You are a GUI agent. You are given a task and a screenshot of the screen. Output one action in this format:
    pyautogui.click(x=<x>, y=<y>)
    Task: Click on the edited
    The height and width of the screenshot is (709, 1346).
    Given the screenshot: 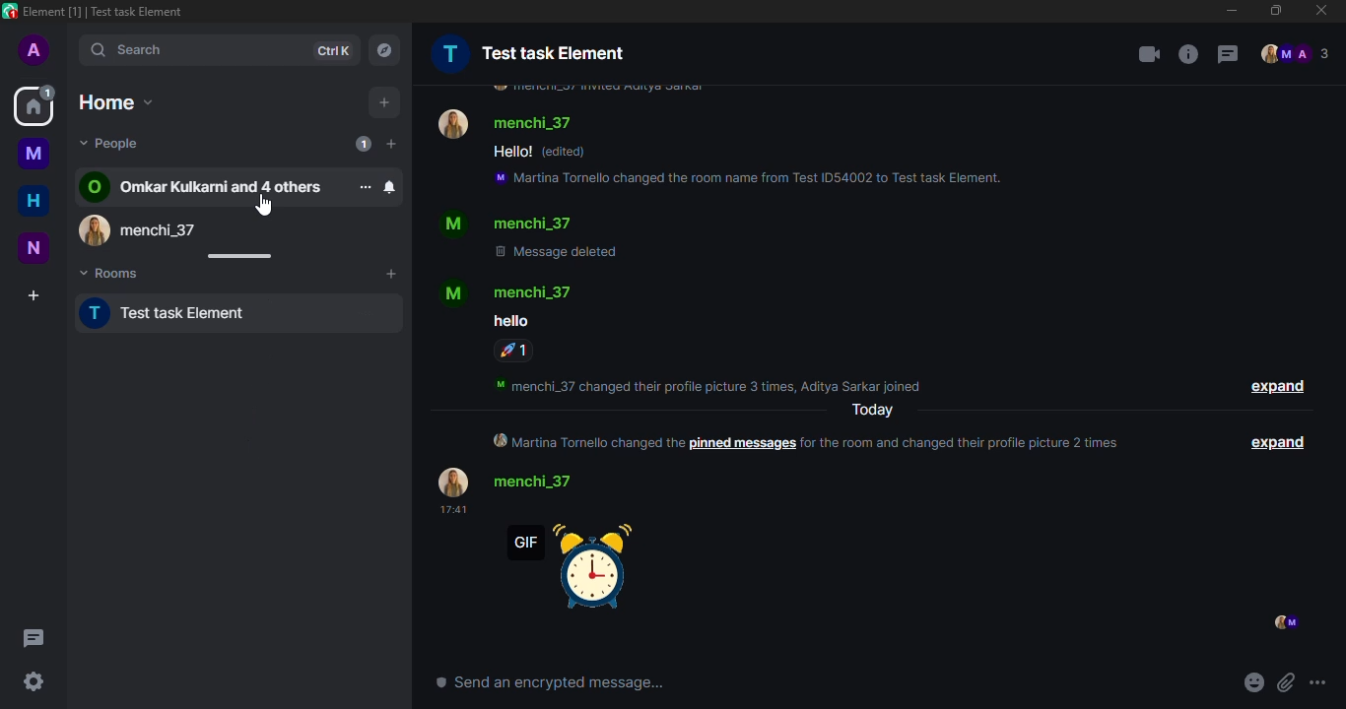 What is the action you would take?
    pyautogui.click(x=564, y=153)
    